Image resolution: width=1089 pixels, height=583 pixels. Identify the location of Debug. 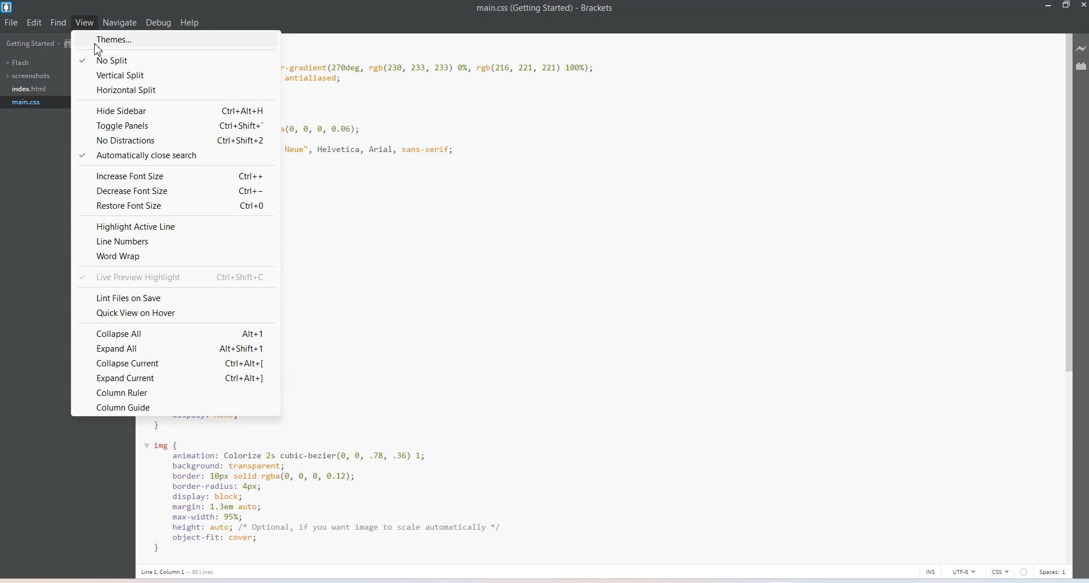
(159, 23).